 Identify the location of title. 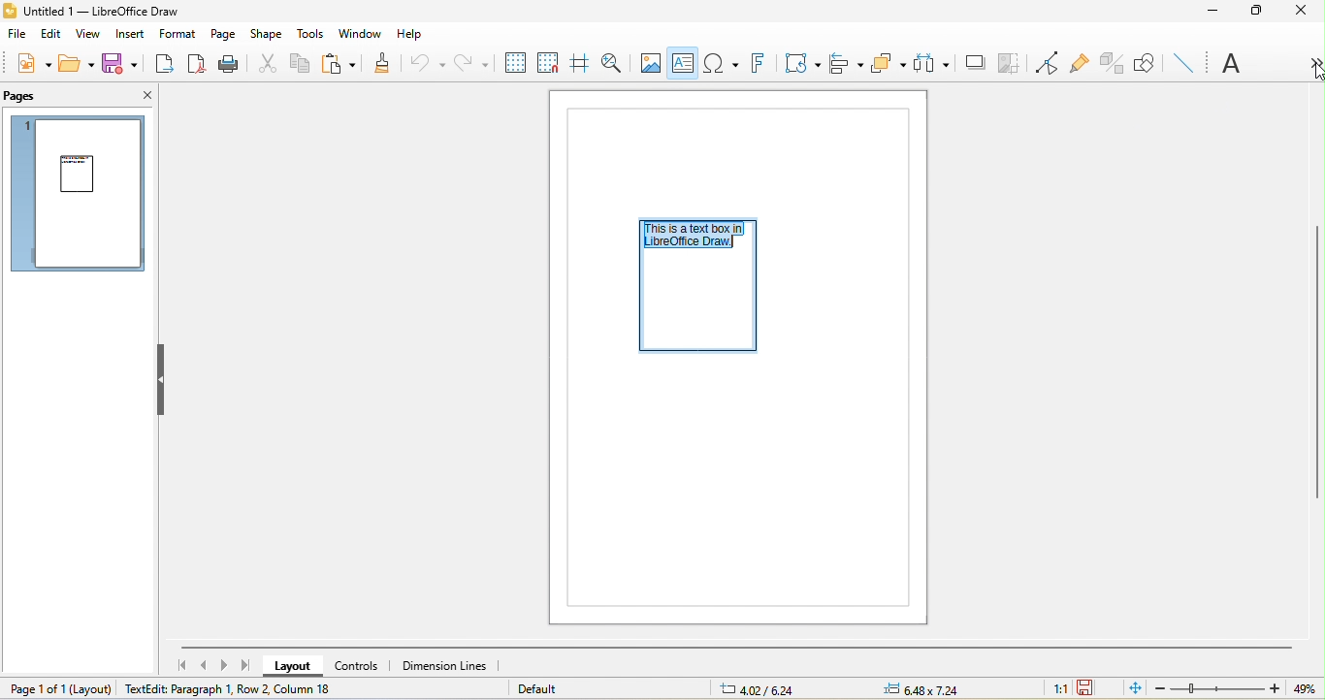
(104, 12).